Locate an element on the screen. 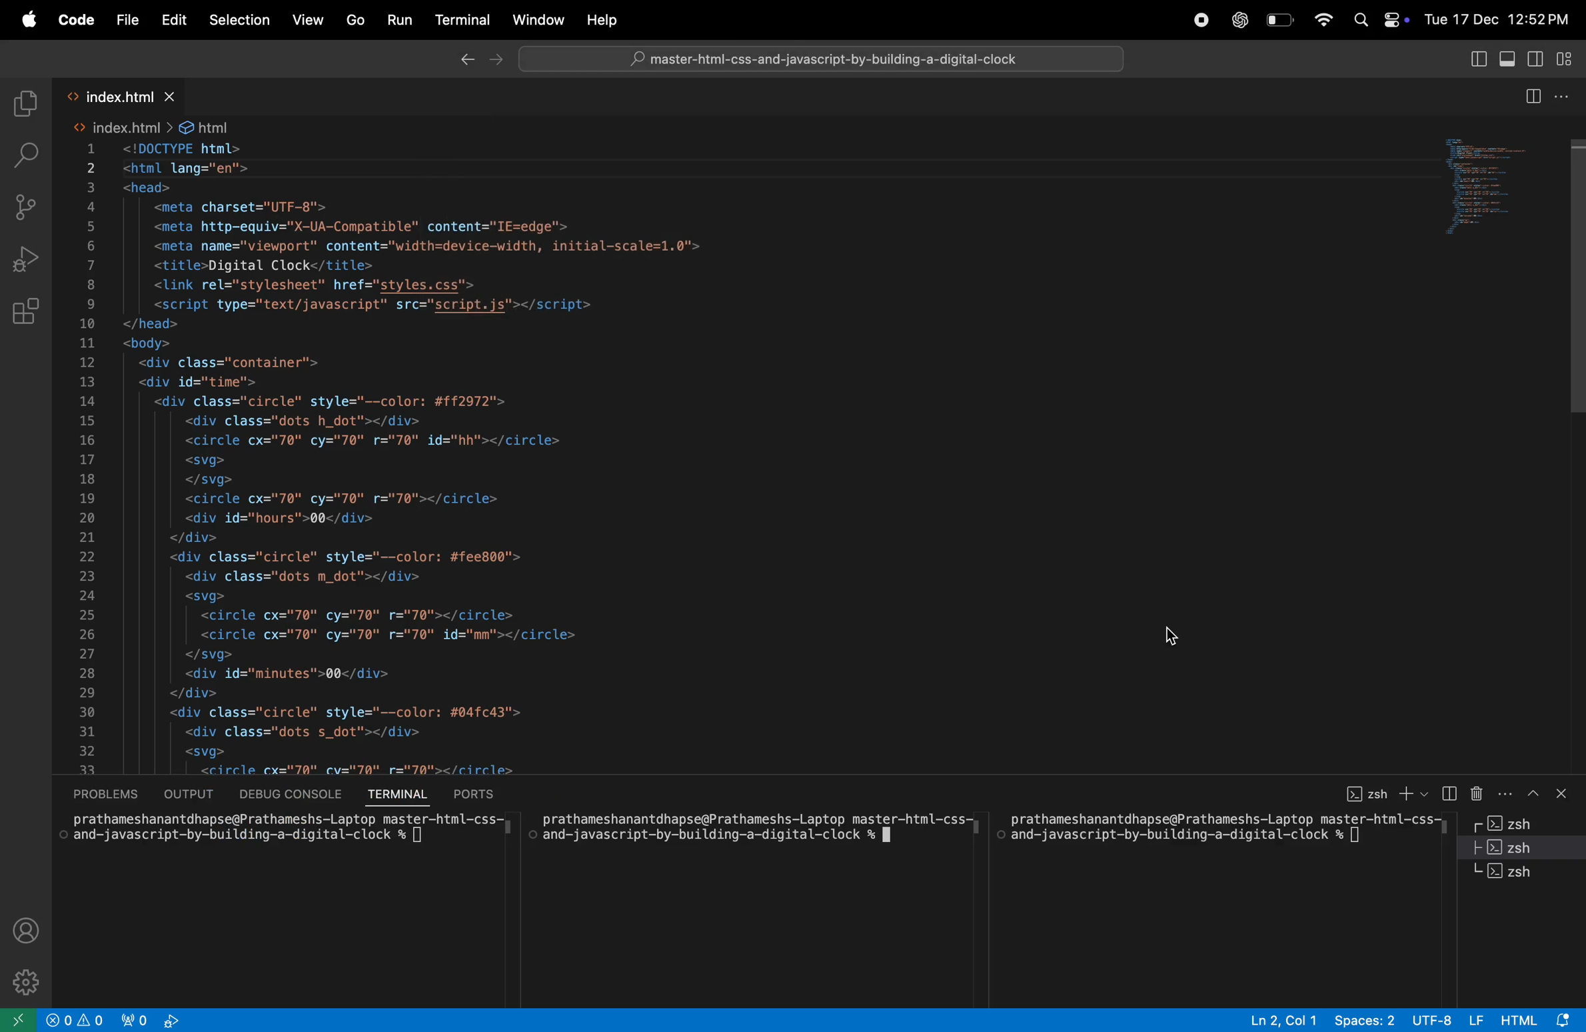  terminal is located at coordinates (463, 21).